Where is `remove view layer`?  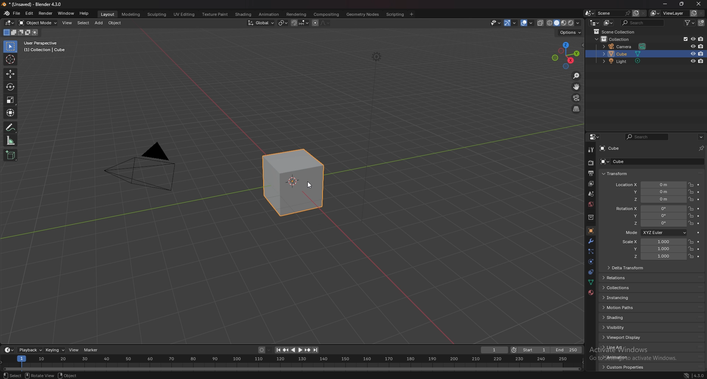
remove view layer is located at coordinates (702, 13).